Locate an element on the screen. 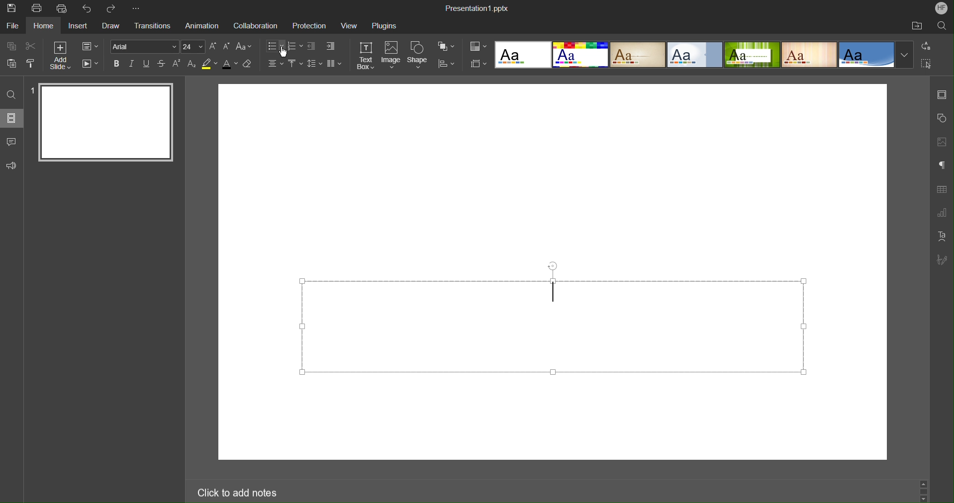 The height and width of the screenshot is (503, 954). Collaboration is located at coordinates (254, 26).